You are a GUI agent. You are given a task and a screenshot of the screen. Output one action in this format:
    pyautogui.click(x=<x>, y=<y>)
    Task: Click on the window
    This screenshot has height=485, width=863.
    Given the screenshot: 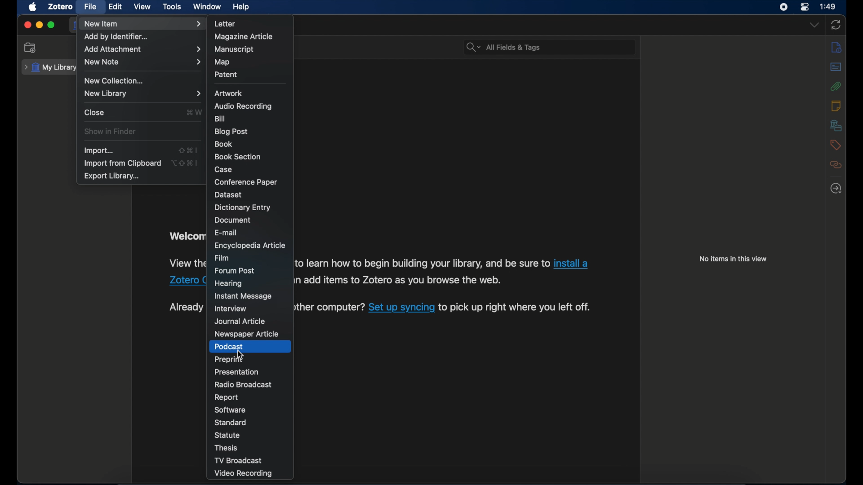 What is the action you would take?
    pyautogui.click(x=207, y=6)
    